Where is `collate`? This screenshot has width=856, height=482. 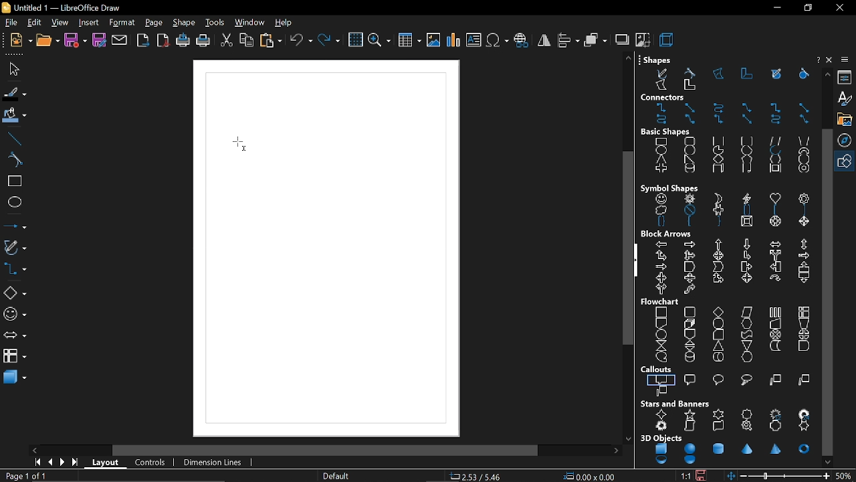
collate is located at coordinates (659, 345).